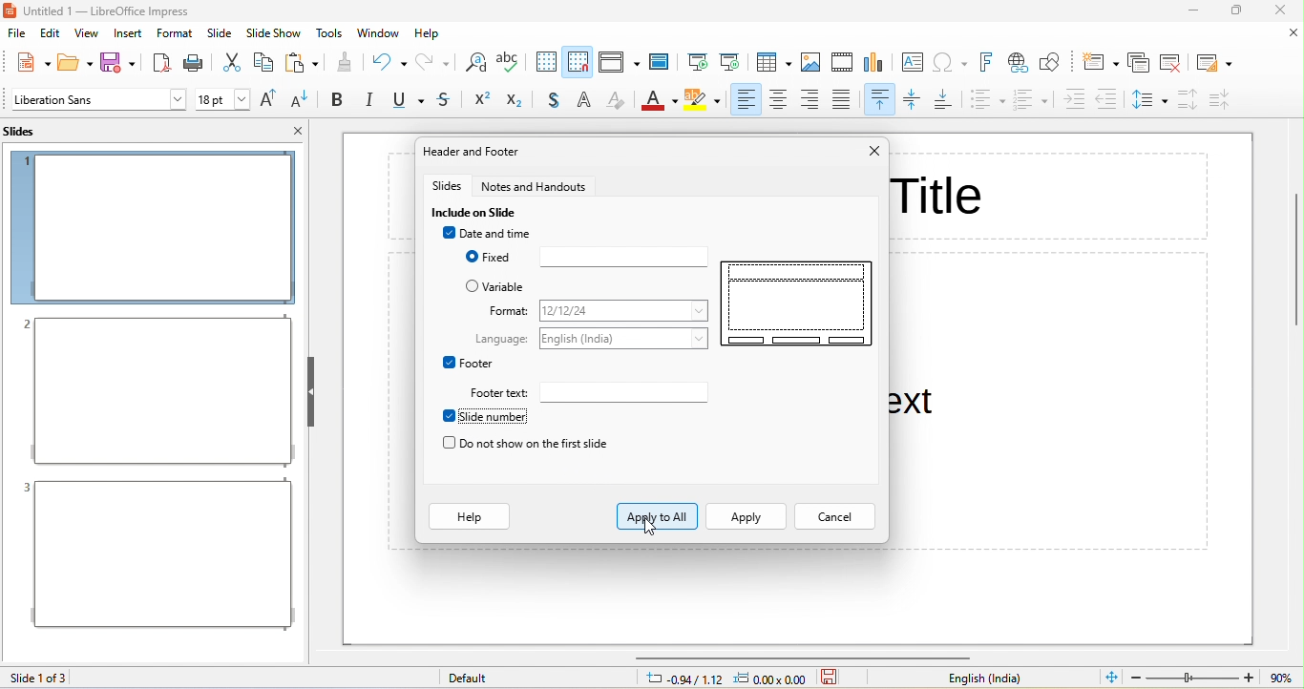  I want to click on help, so click(428, 34).